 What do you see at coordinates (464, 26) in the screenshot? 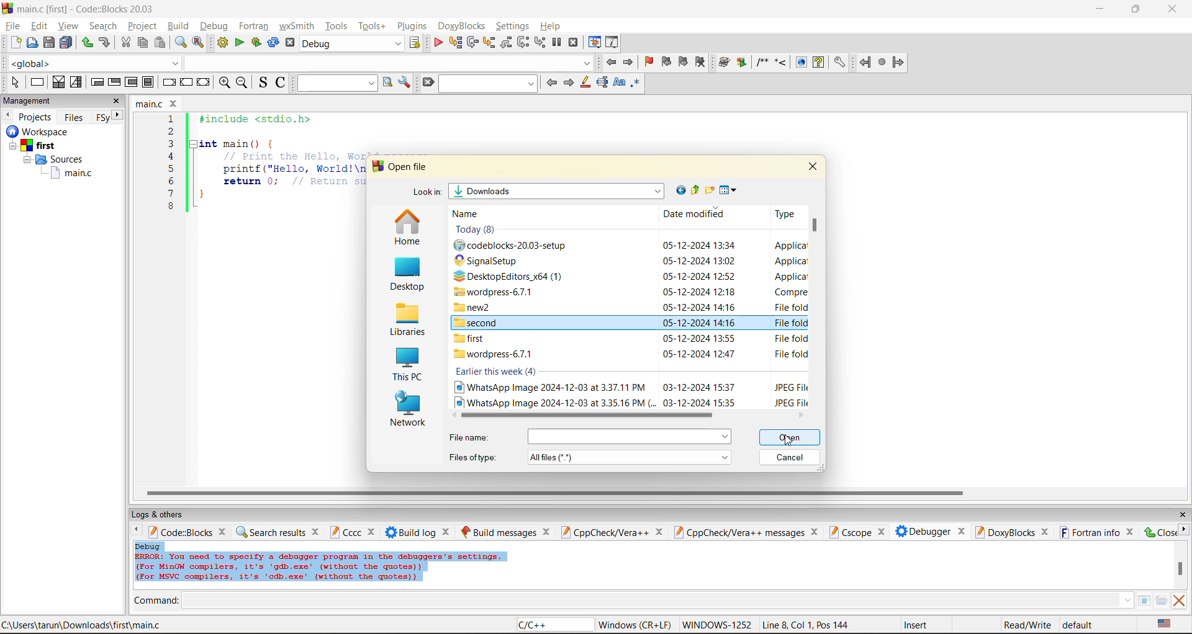
I see `doxyblocks` at bounding box center [464, 26].